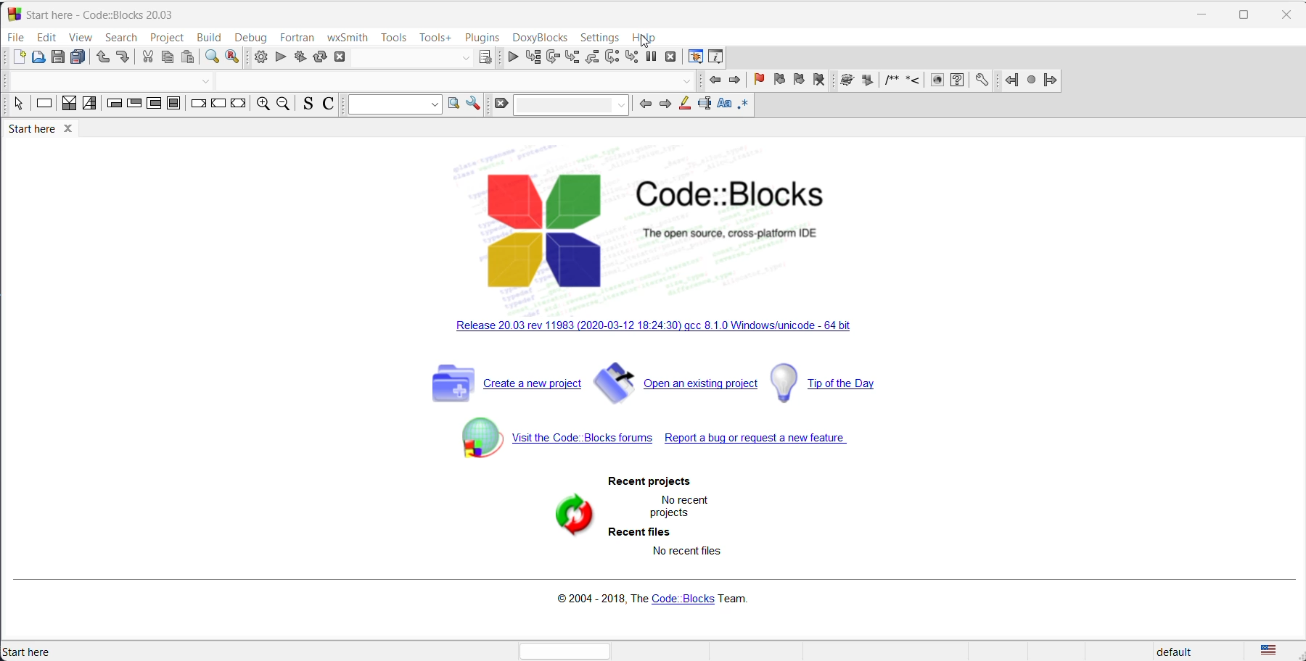 This screenshot has height=661, width=1306. What do you see at coordinates (57, 59) in the screenshot?
I see `save` at bounding box center [57, 59].